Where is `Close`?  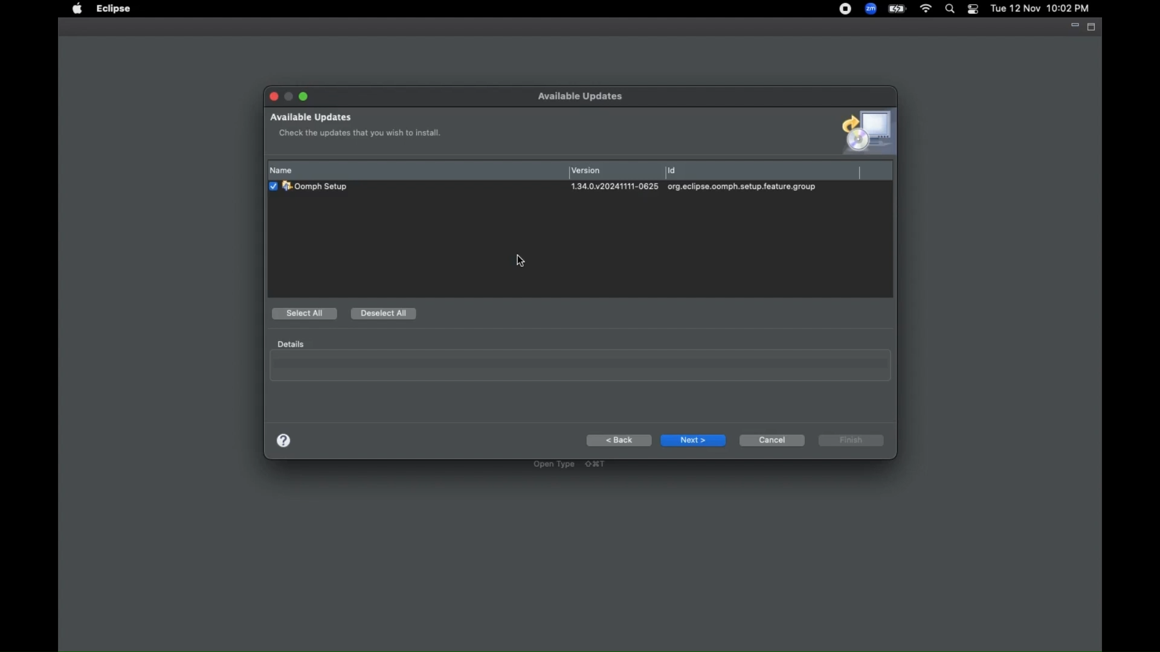 Close is located at coordinates (274, 97).